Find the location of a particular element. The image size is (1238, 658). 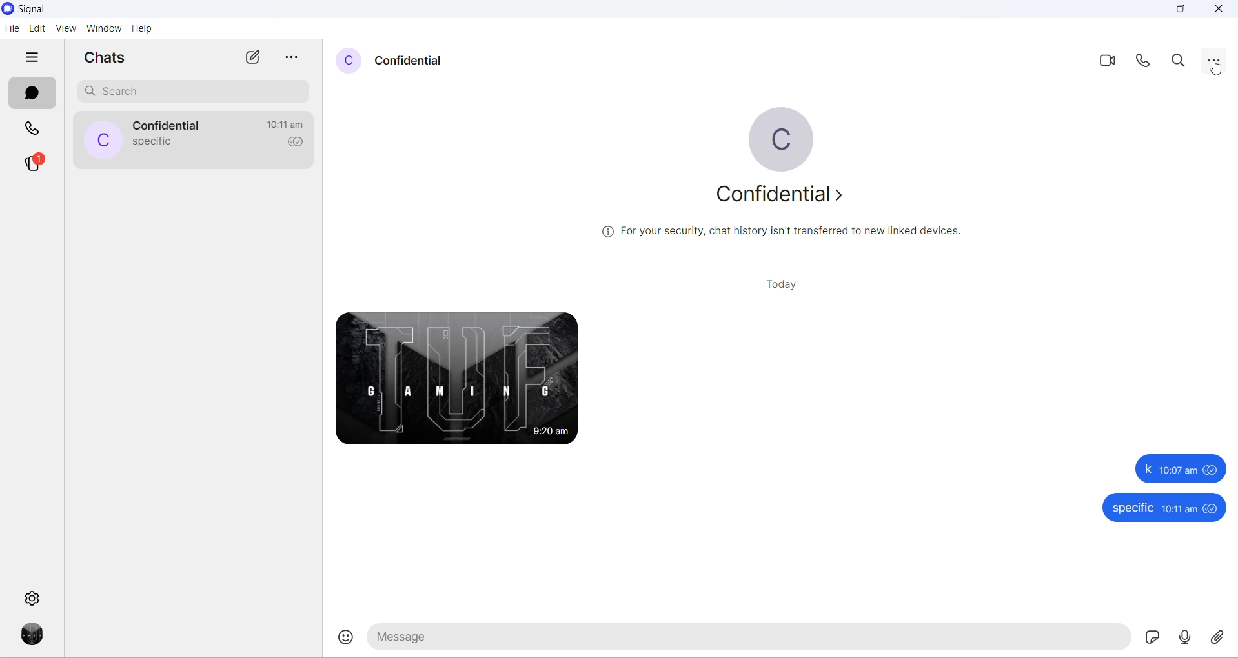

emojis is located at coordinates (341, 641).